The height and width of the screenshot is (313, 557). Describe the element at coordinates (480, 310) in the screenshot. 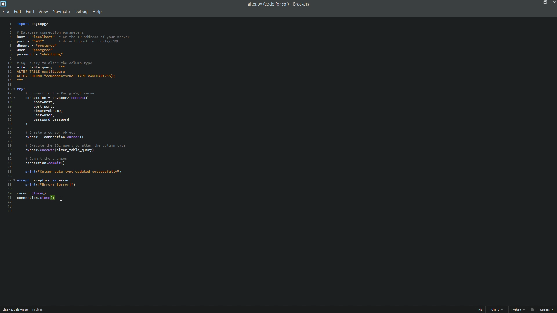

I see `ins` at that location.